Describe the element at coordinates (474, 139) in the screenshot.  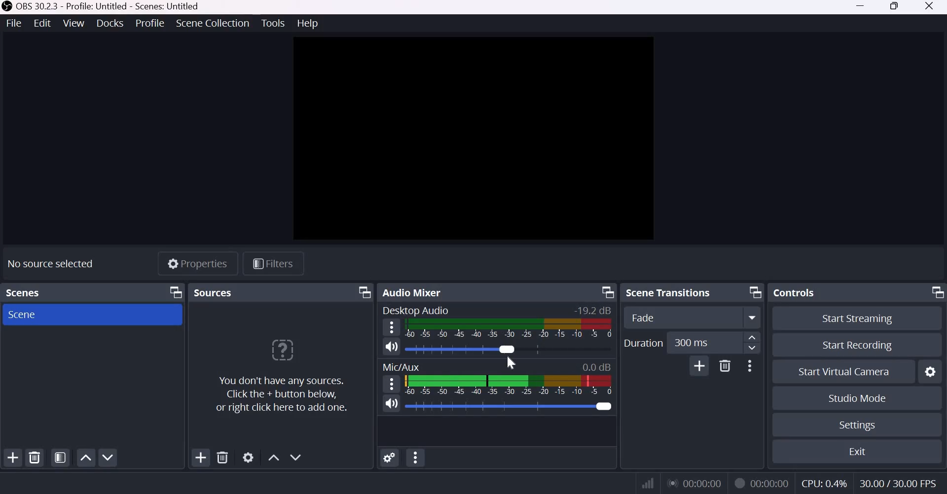
I see `canvas` at that location.